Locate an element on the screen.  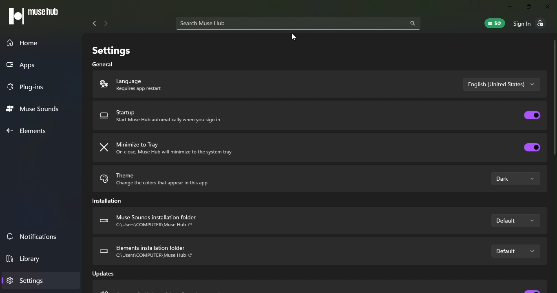
Elements is located at coordinates (28, 130).